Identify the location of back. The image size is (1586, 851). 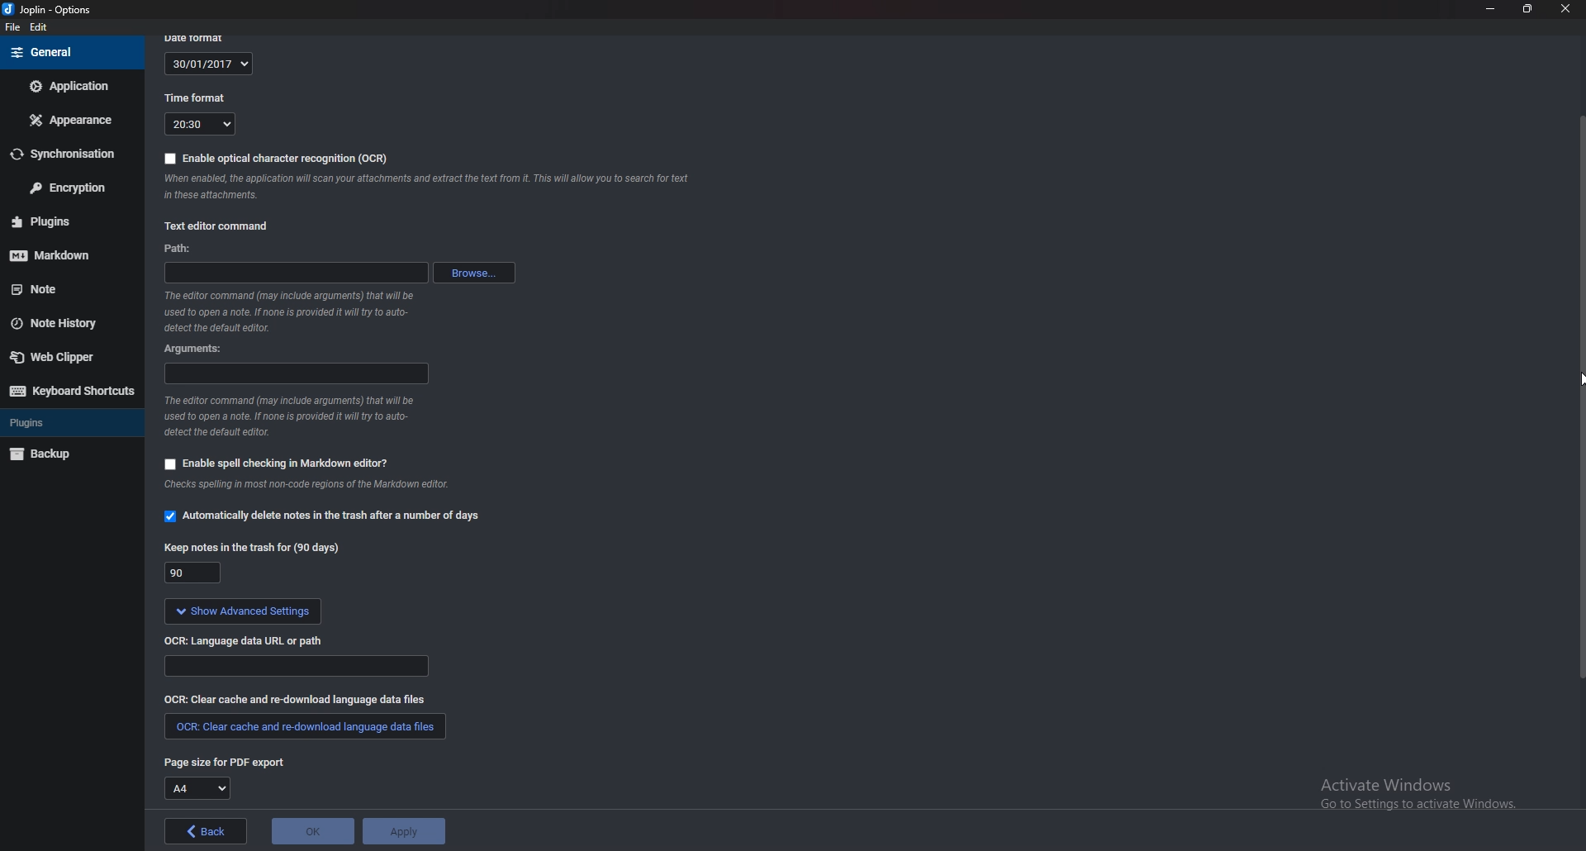
(205, 831).